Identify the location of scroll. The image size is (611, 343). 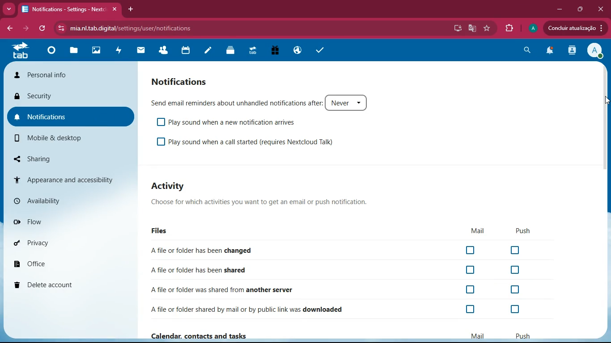
(603, 125).